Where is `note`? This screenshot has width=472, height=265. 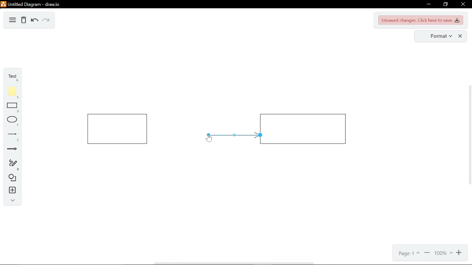 note is located at coordinates (12, 92).